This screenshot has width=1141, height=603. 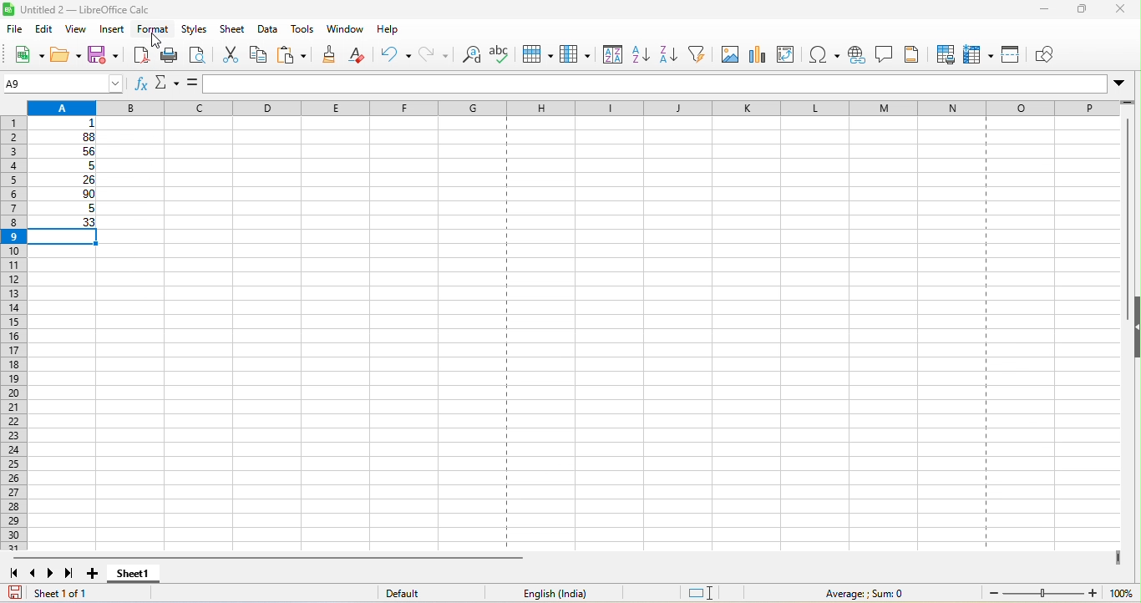 I want to click on hyperlink, so click(x=855, y=57).